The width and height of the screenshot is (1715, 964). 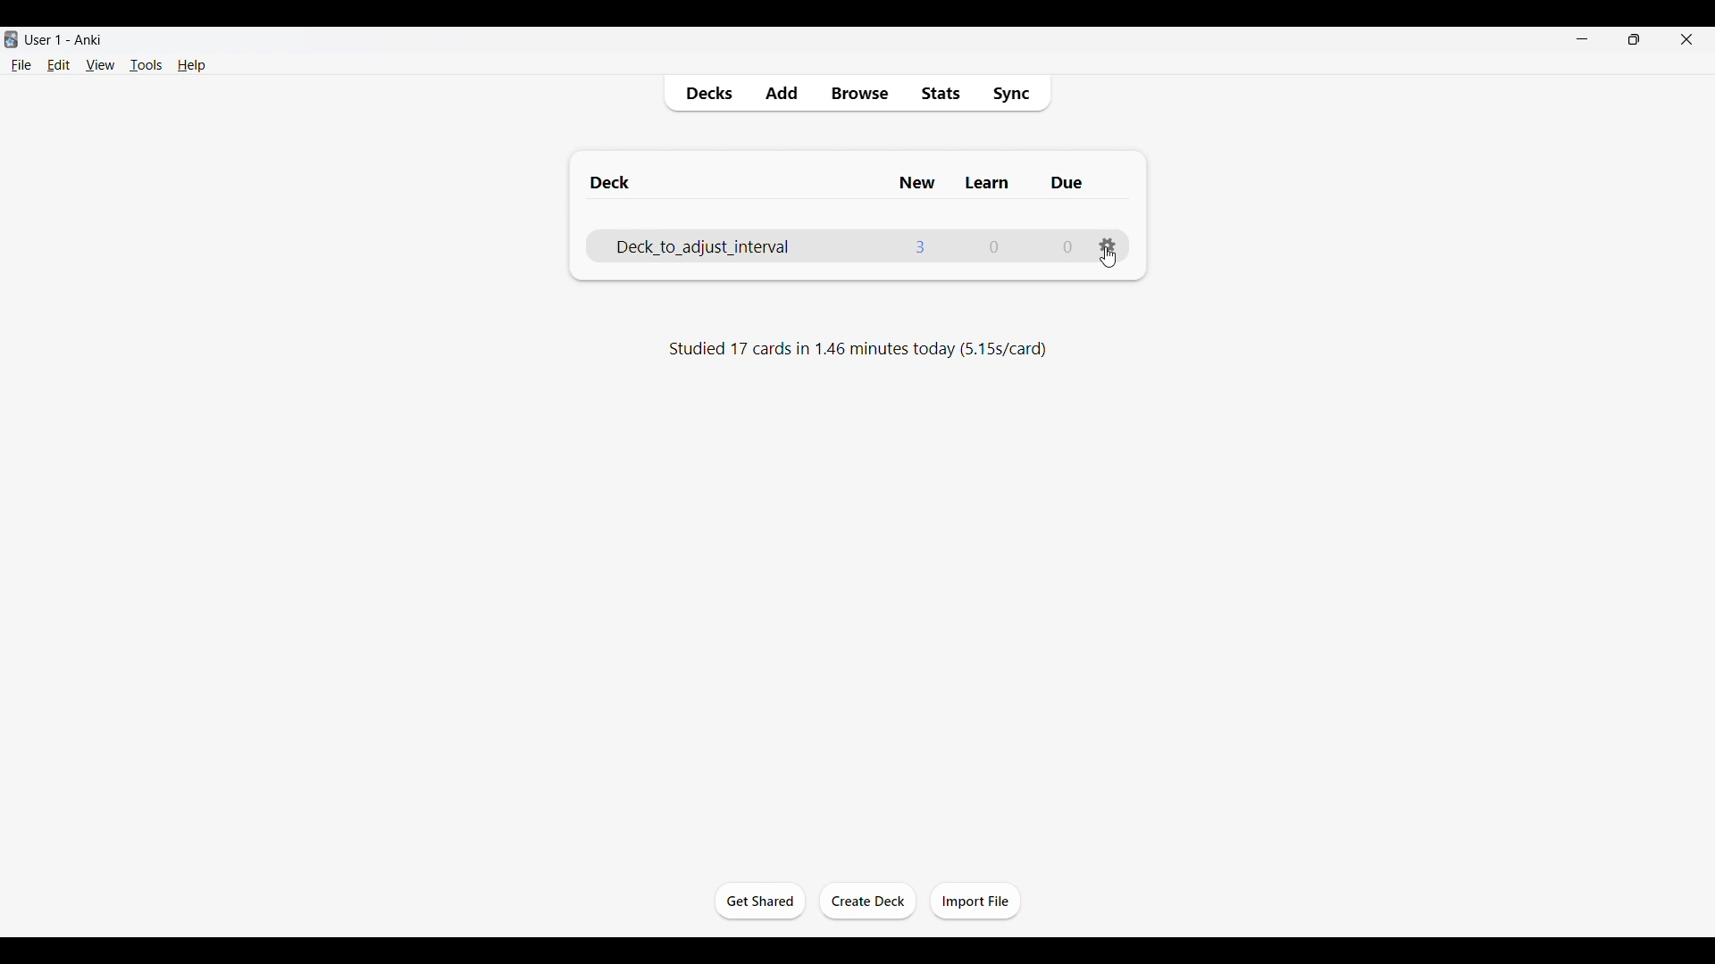 What do you see at coordinates (991, 246) in the screenshot?
I see `Number of cards to learn` at bounding box center [991, 246].